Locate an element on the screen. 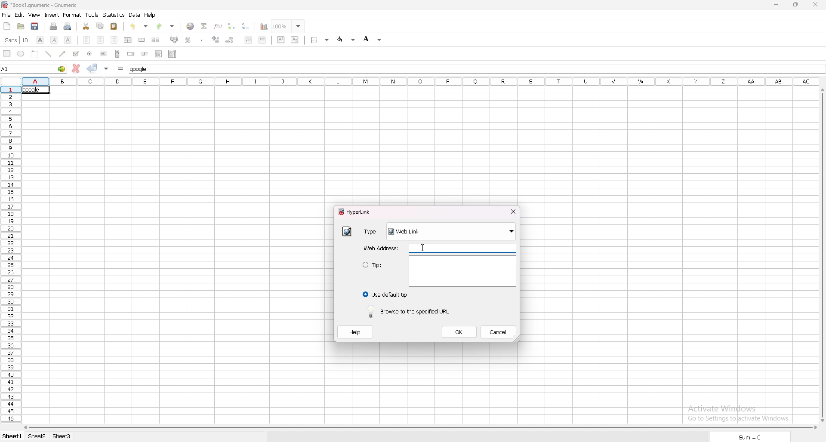 This screenshot has height=442, width=826. view is located at coordinates (34, 15).